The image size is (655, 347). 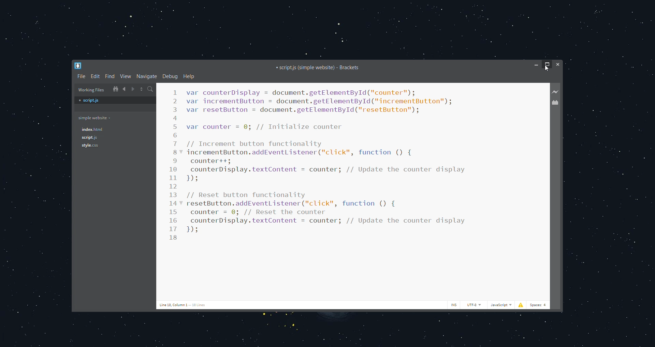 I want to click on current folder, so click(x=93, y=118).